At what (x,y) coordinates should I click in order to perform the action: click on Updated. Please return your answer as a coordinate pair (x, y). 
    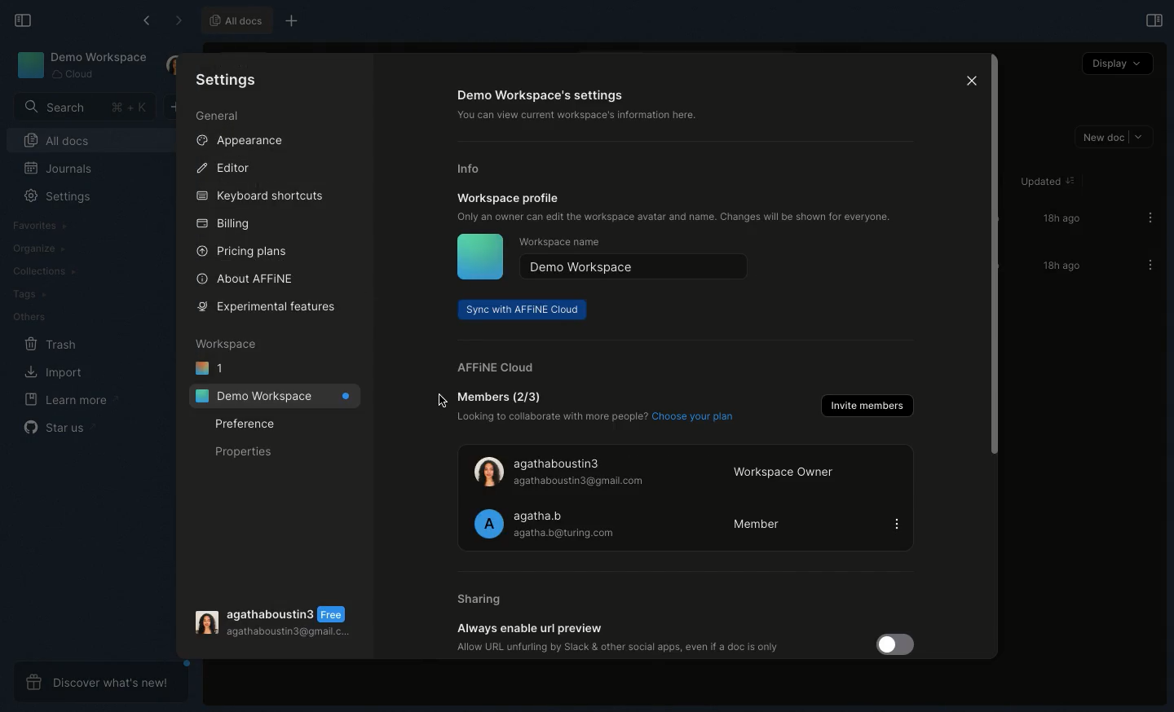
    Looking at the image, I should click on (1044, 182).